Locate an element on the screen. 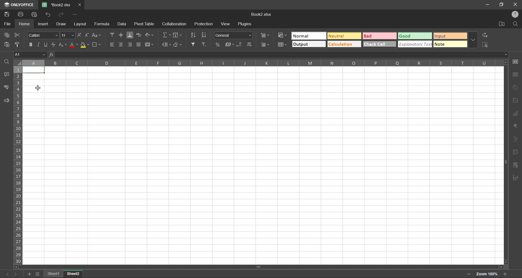  sort descending is located at coordinates (206, 34).